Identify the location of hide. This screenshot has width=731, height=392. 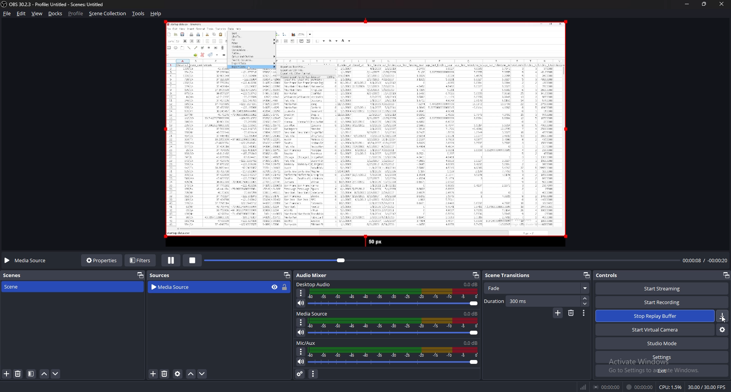
(275, 287).